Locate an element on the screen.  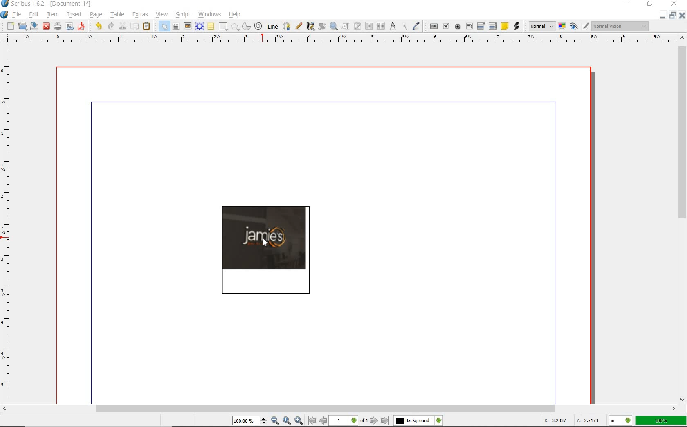
scrollbar is located at coordinates (683, 219).